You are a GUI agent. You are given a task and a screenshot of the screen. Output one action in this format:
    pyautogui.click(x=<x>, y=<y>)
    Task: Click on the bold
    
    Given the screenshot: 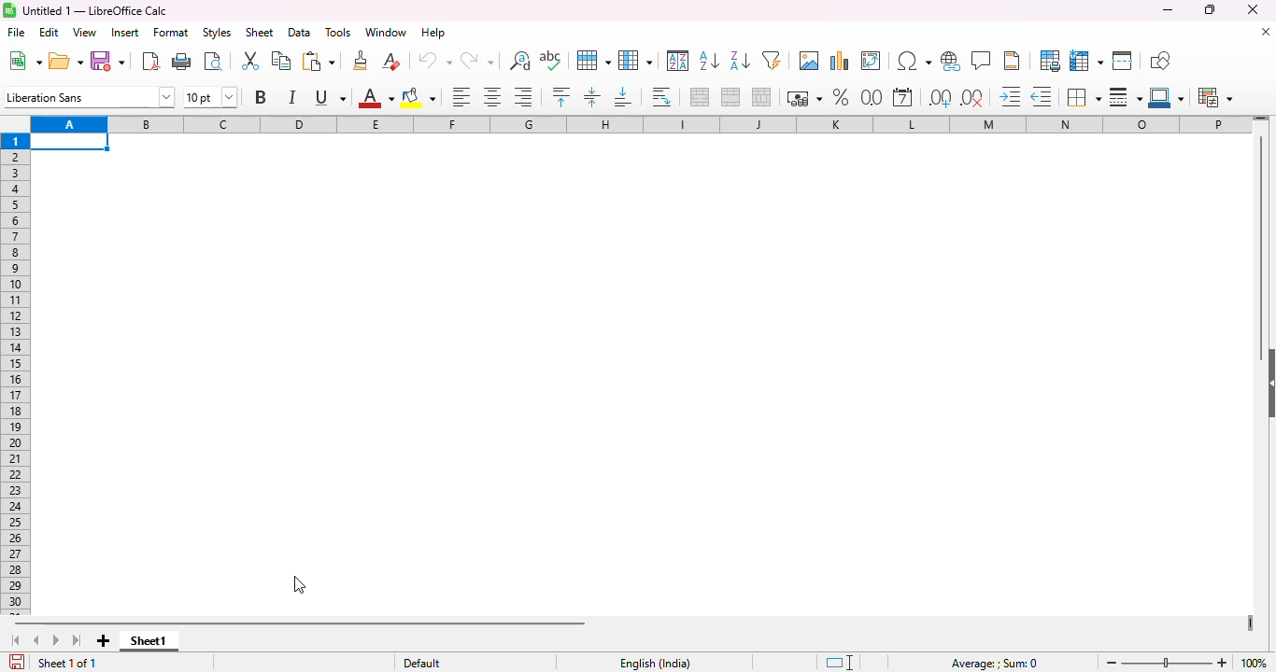 What is the action you would take?
    pyautogui.click(x=261, y=96)
    